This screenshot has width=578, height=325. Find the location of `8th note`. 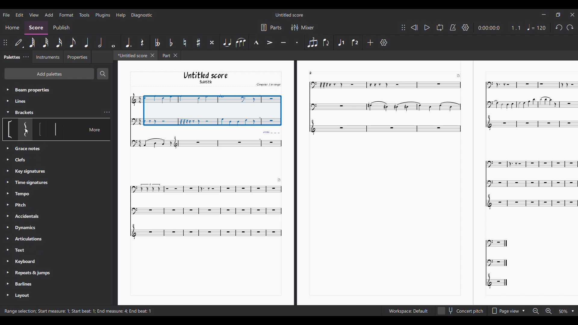

8th note is located at coordinates (73, 42).